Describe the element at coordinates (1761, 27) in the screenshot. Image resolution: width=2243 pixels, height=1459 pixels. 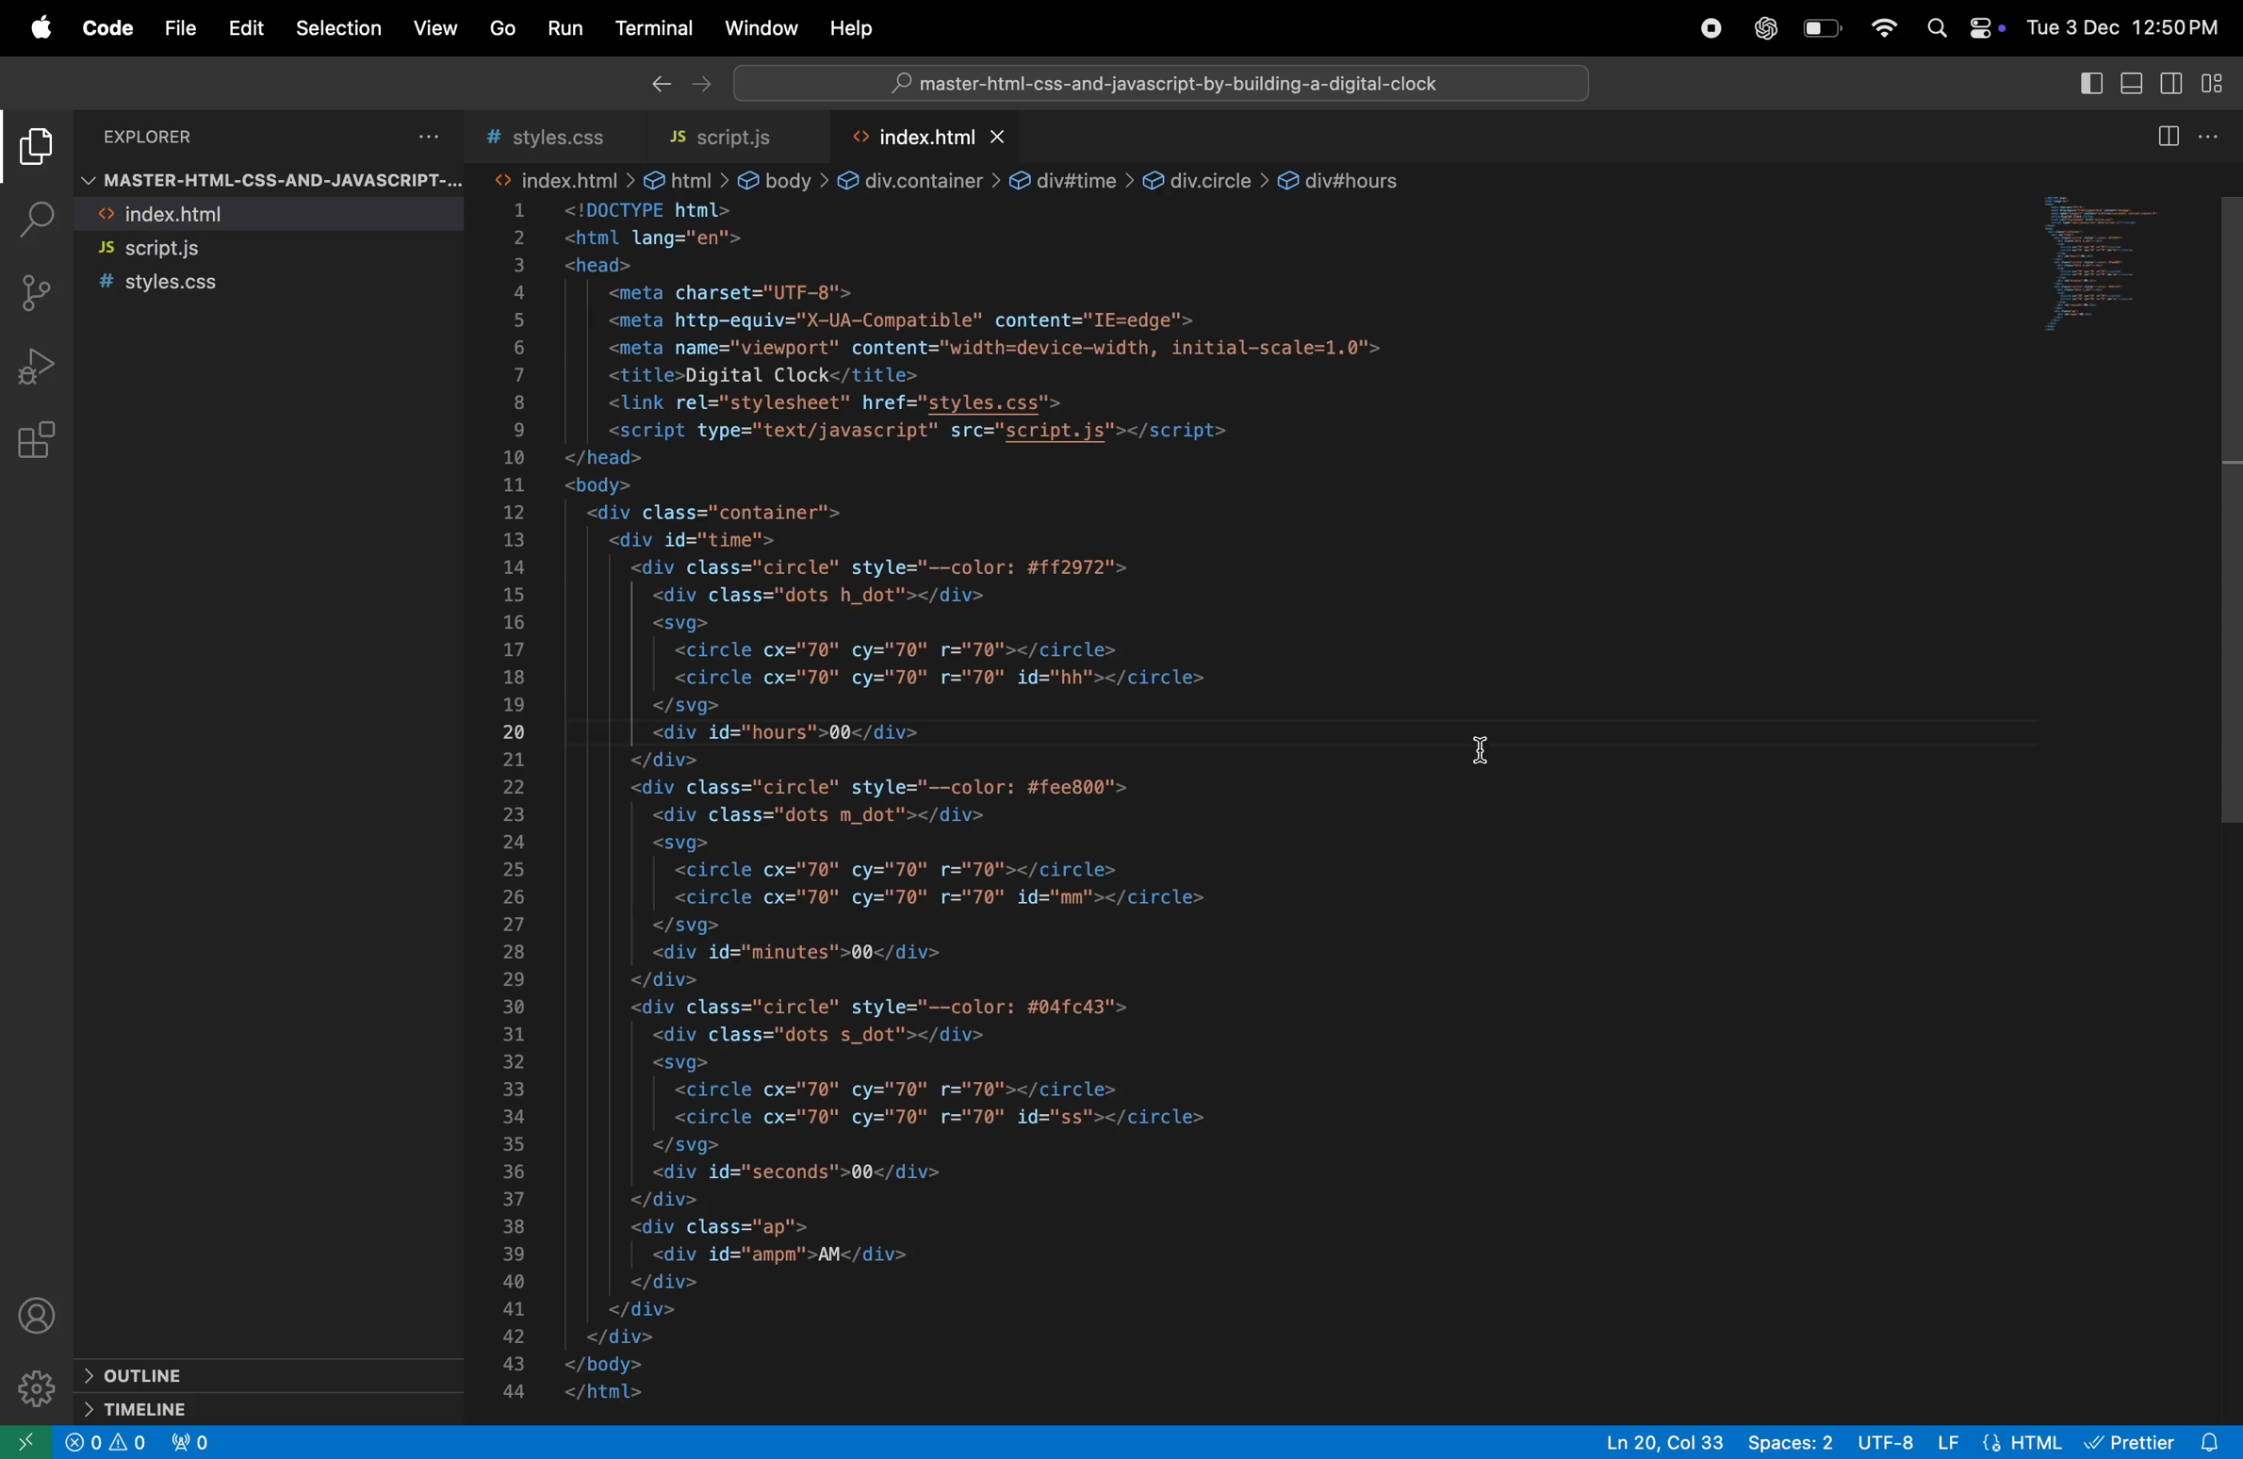
I see `chatgpt` at that location.